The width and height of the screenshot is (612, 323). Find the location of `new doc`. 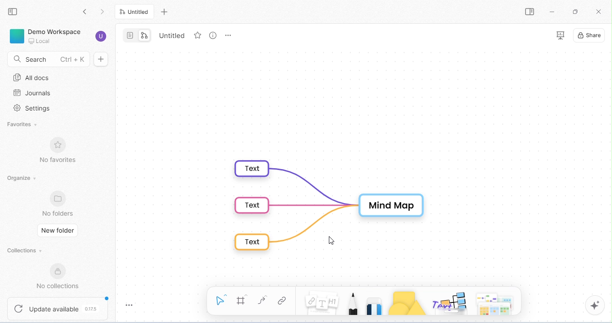

new doc is located at coordinates (102, 59).